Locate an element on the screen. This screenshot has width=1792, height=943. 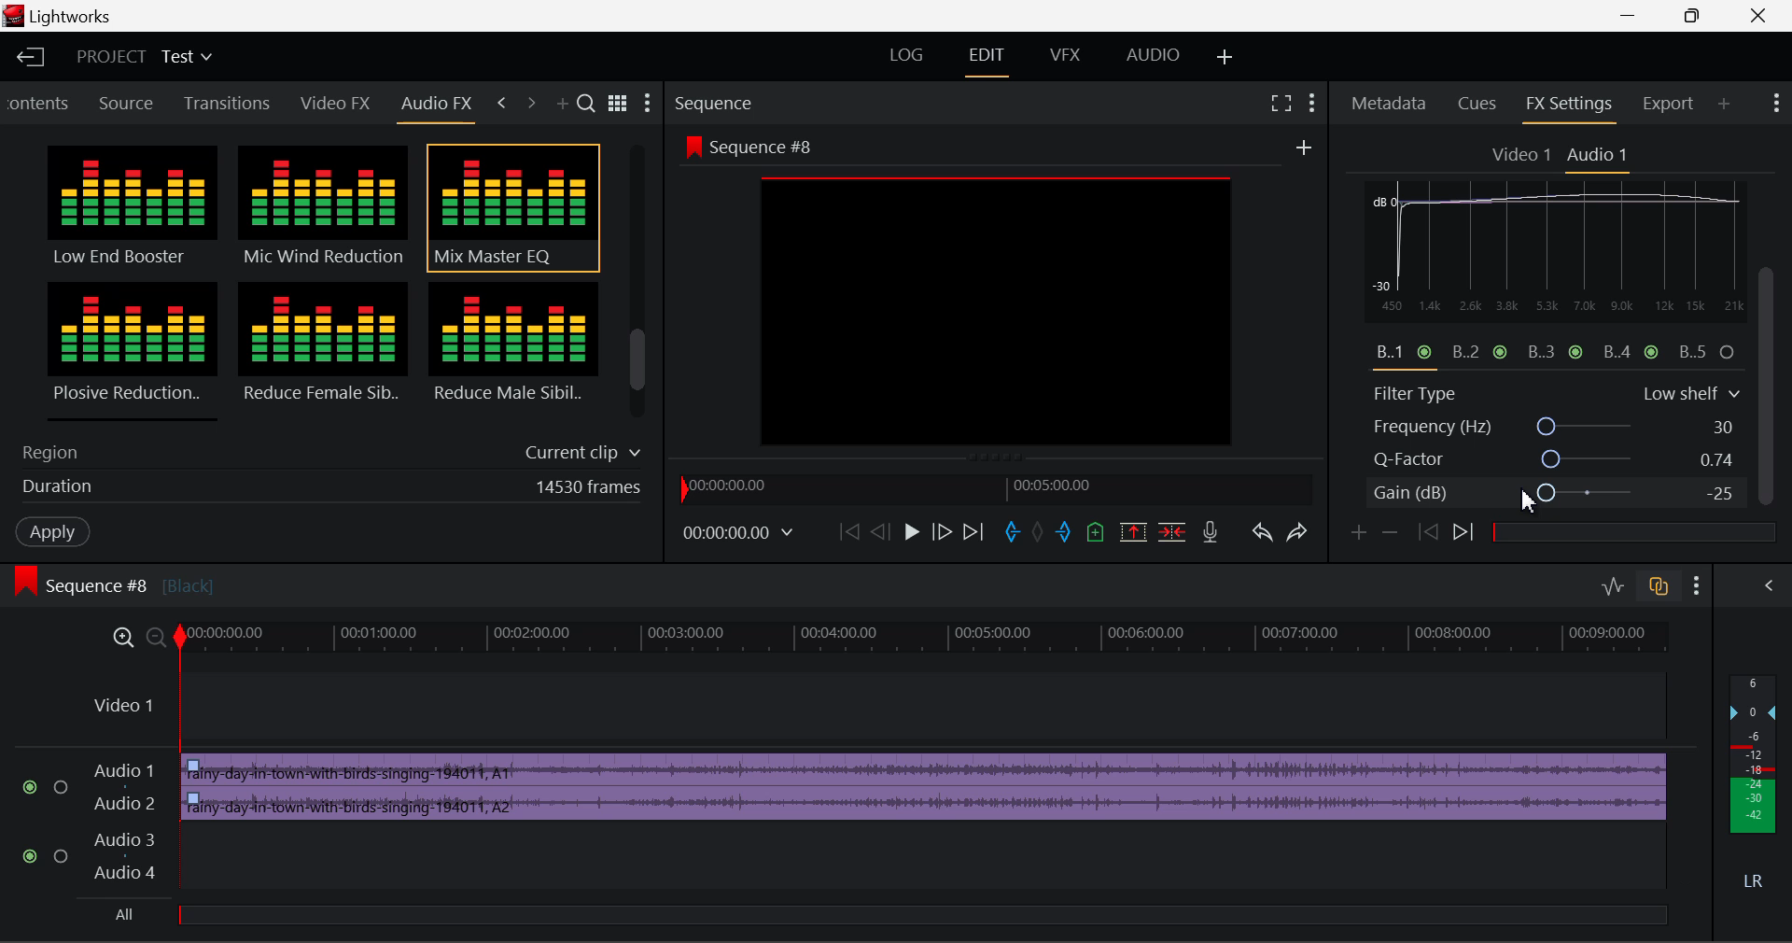
Seetings is located at coordinates (1743, 198).